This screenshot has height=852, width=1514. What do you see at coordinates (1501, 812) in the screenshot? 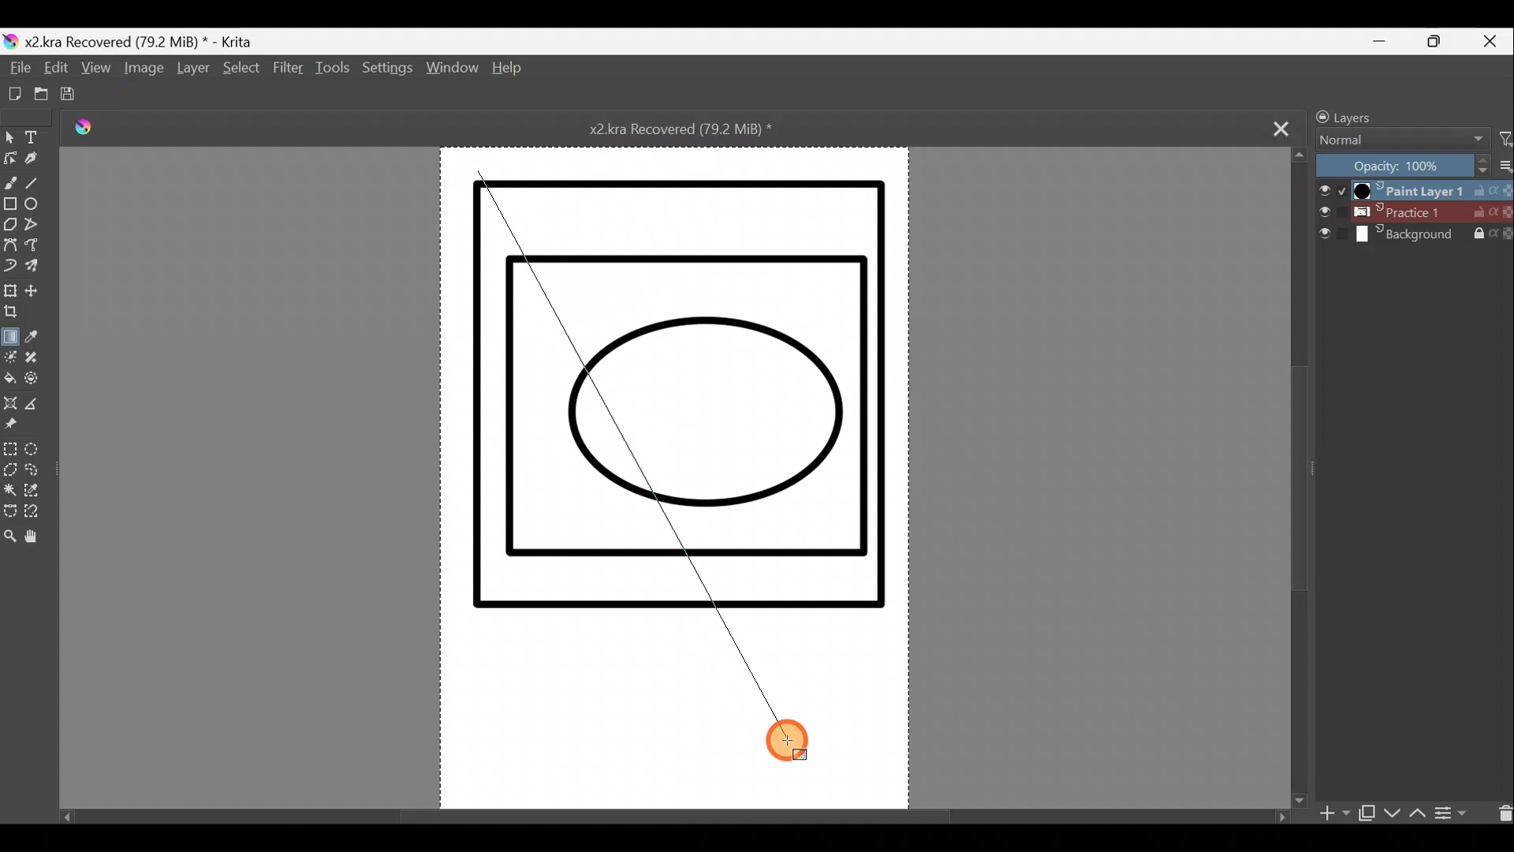
I see `Delete layer/mask` at bounding box center [1501, 812].